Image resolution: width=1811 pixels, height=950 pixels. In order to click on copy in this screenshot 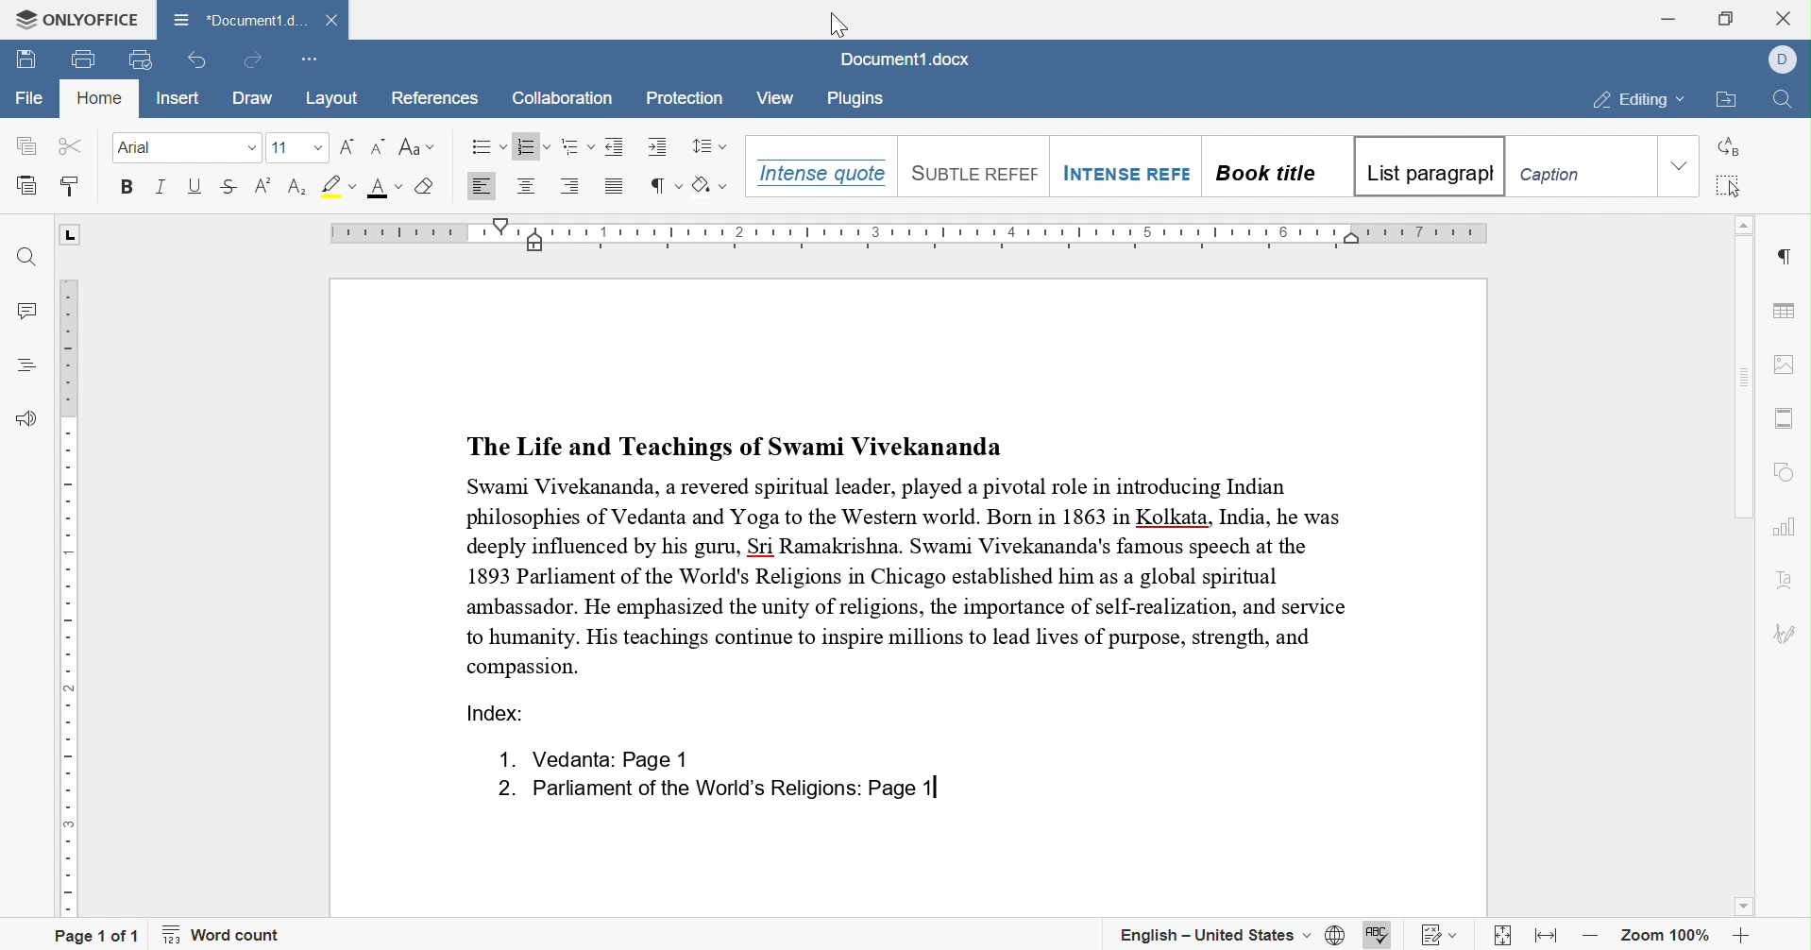, I will do `click(25, 145)`.